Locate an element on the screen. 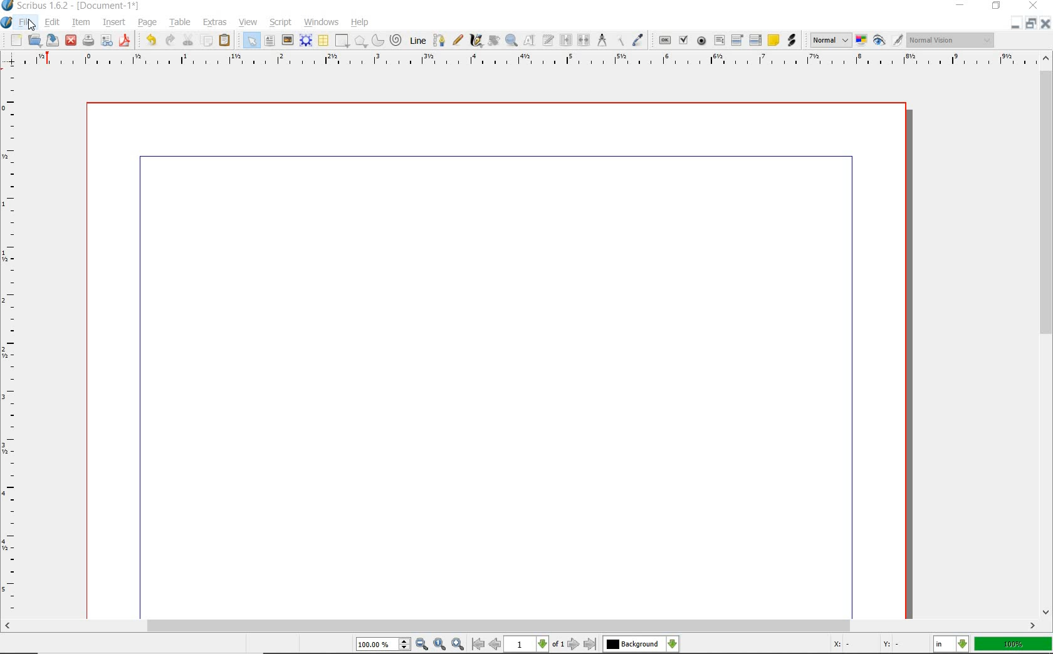 The height and width of the screenshot is (654, 1053). pdf combo box is located at coordinates (740, 39).